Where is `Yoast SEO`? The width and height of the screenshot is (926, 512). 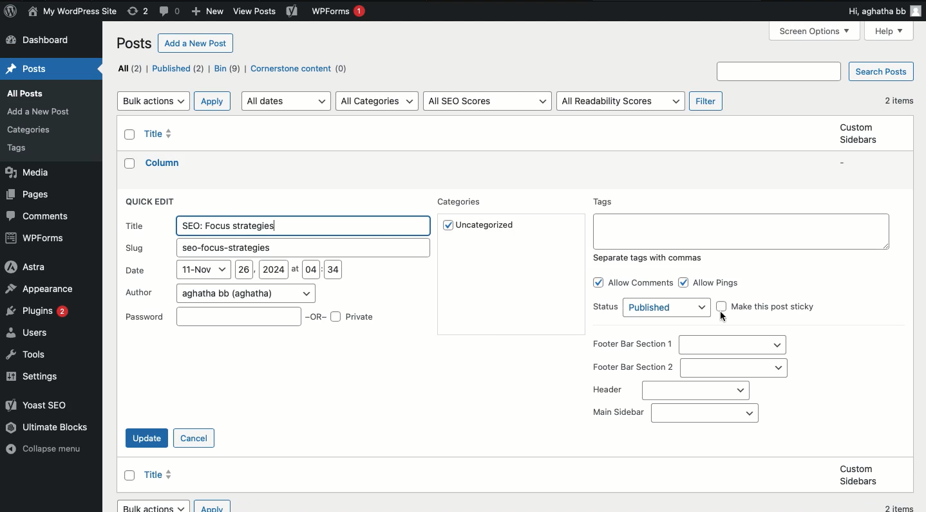 Yoast SEO is located at coordinates (36, 404).